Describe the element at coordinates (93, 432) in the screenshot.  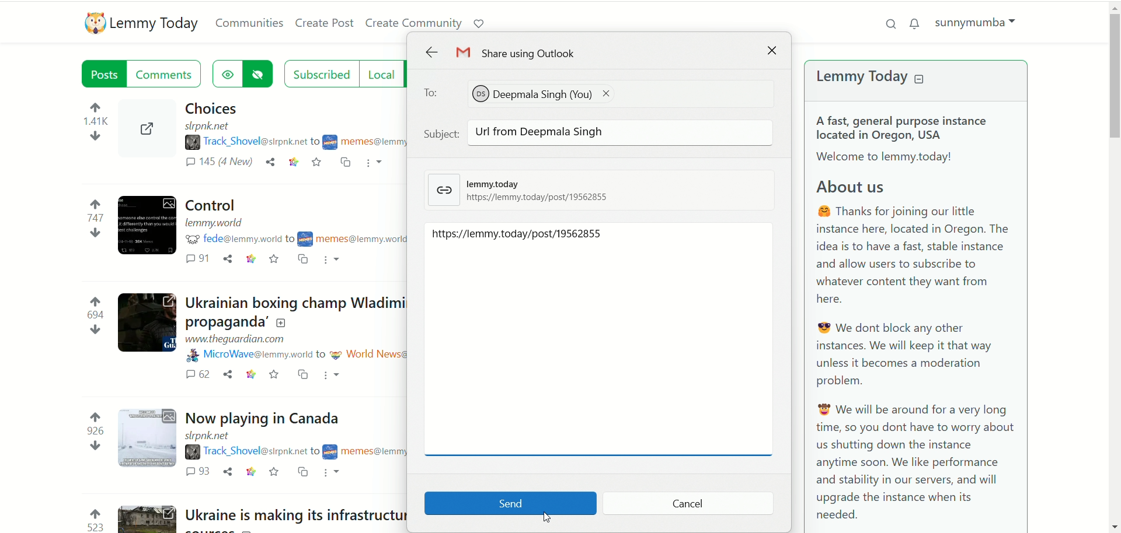
I see `votes up and down` at that location.